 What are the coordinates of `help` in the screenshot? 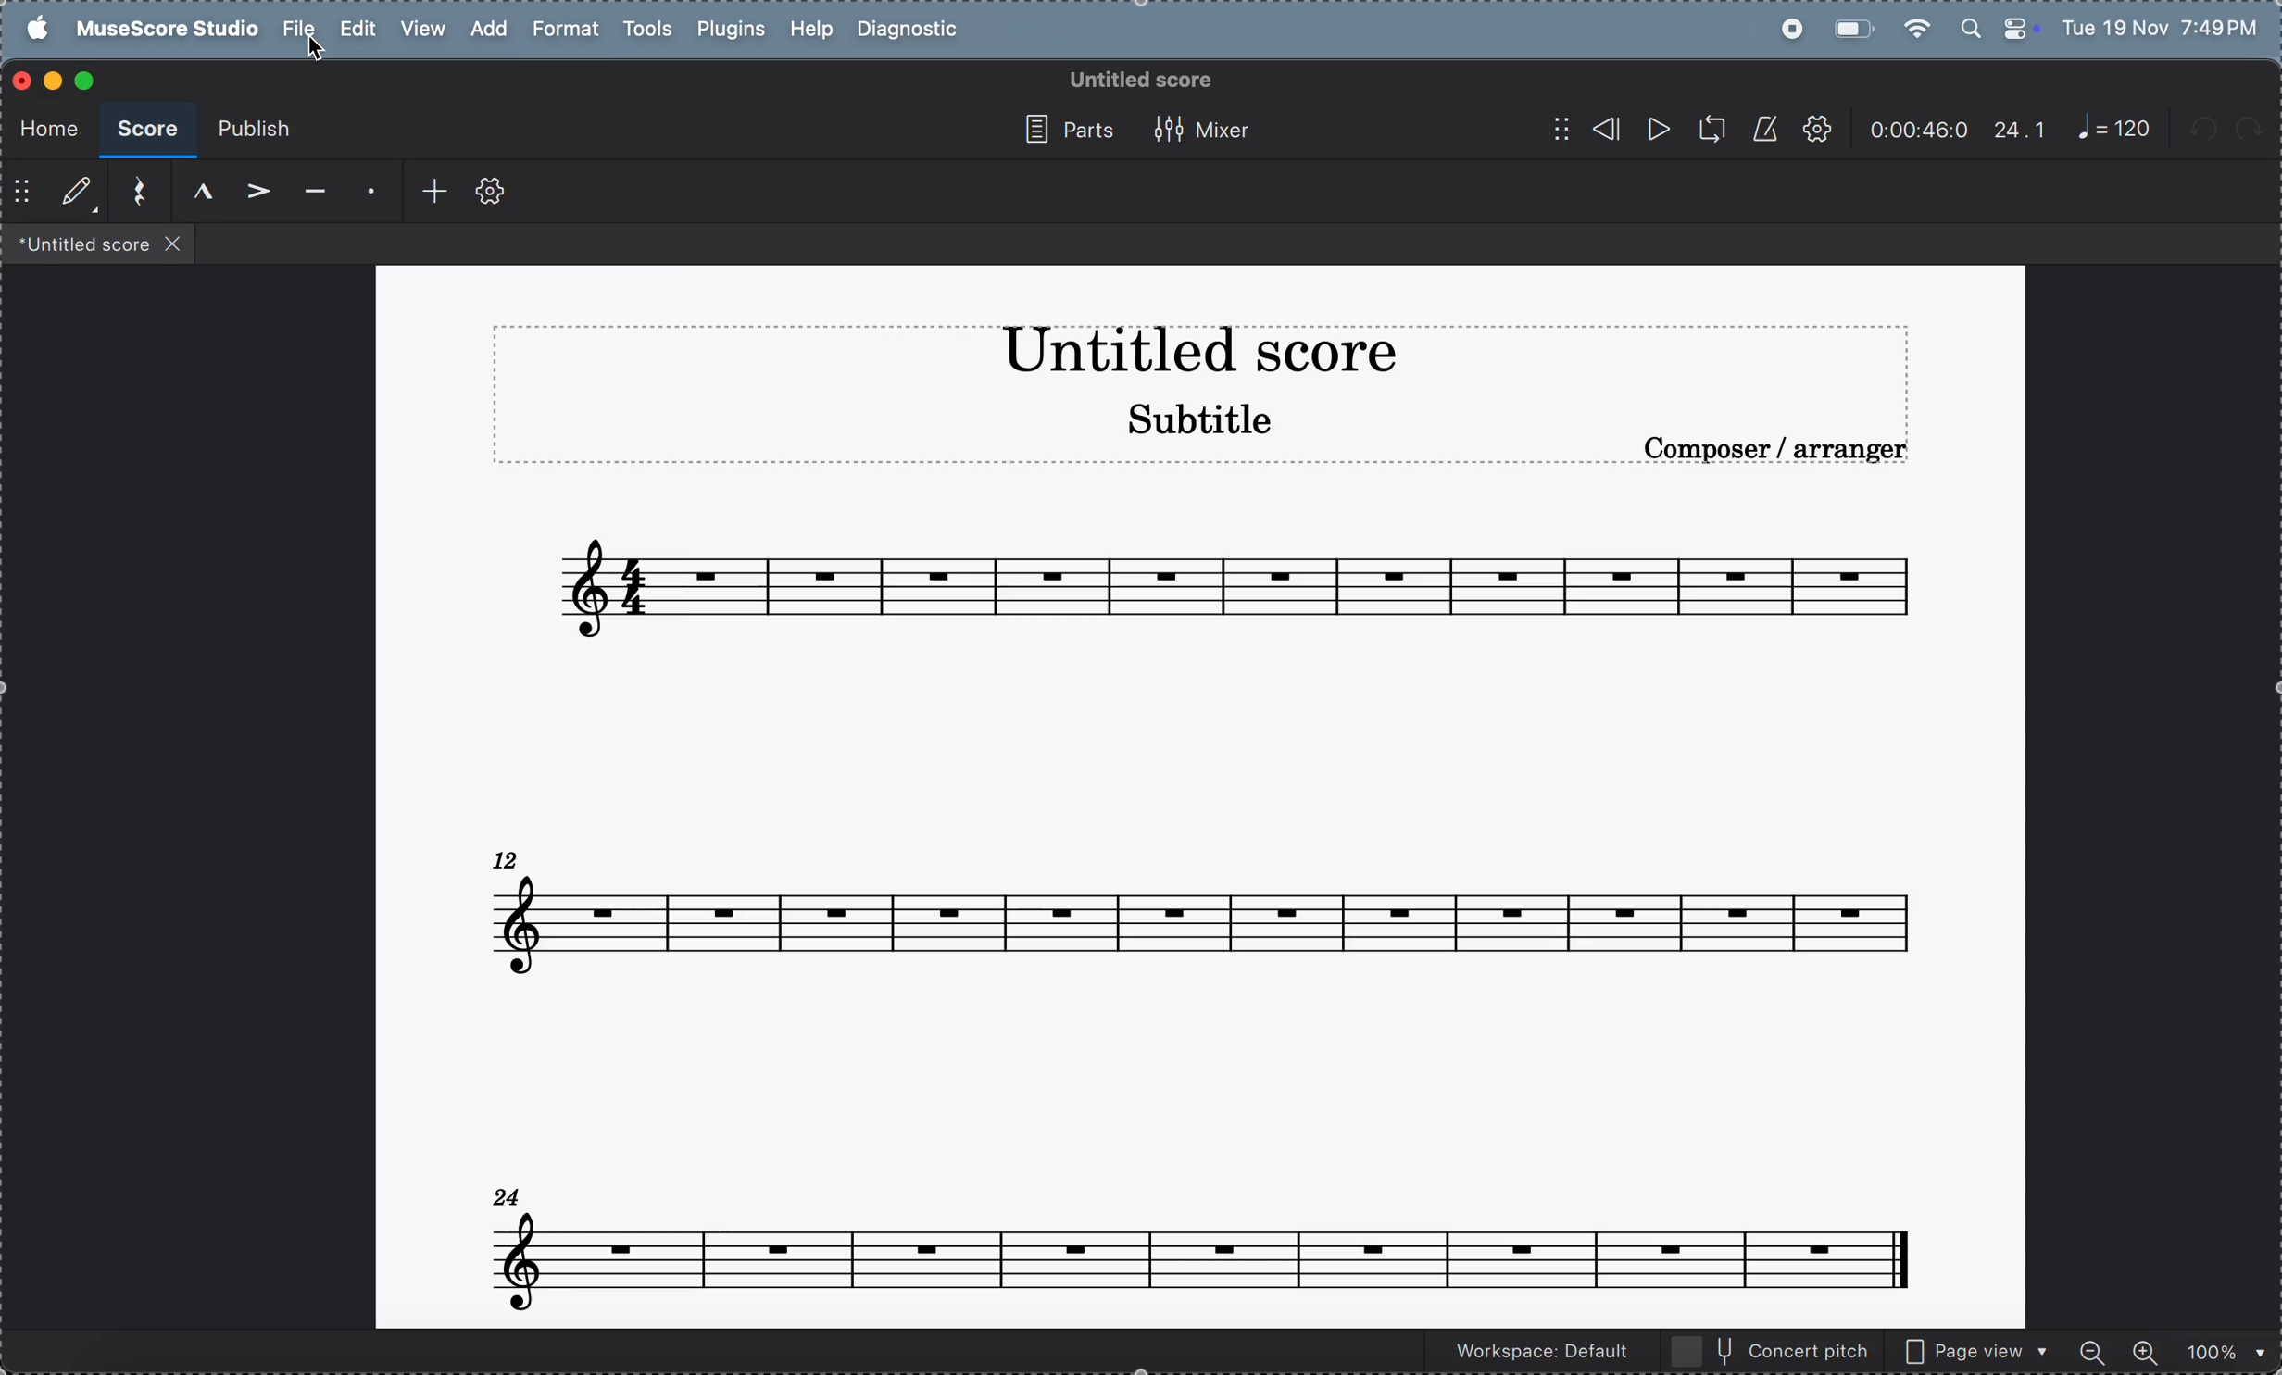 It's located at (809, 31).